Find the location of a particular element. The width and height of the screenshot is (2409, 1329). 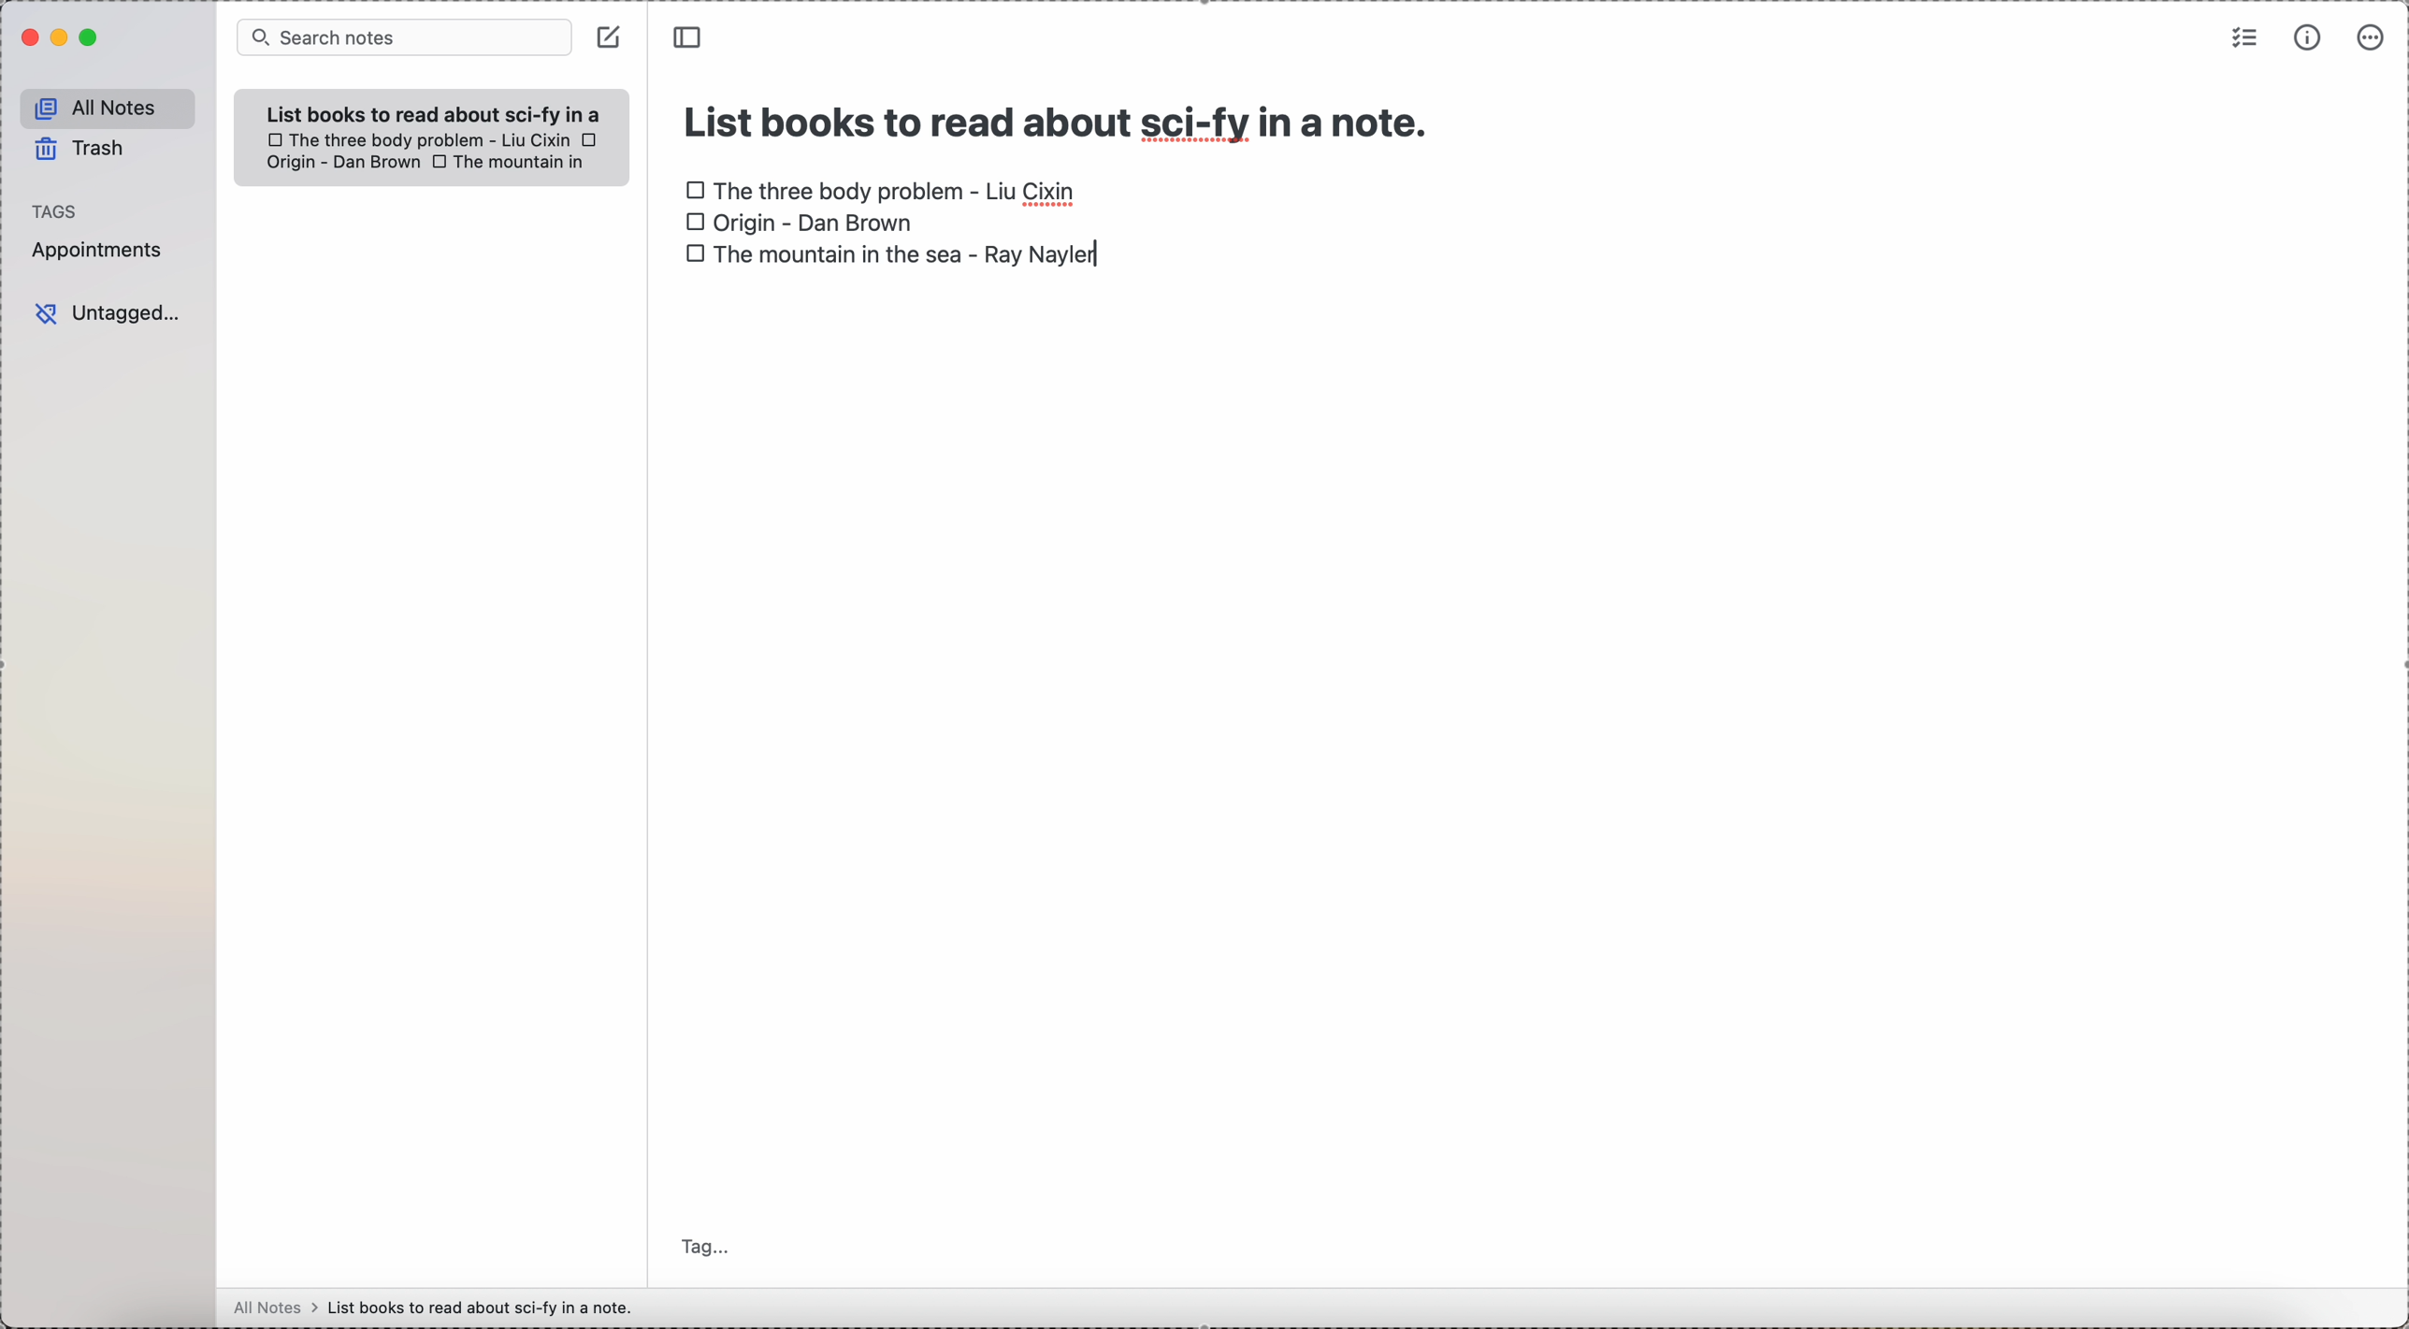

trash is located at coordinates (81, 150).